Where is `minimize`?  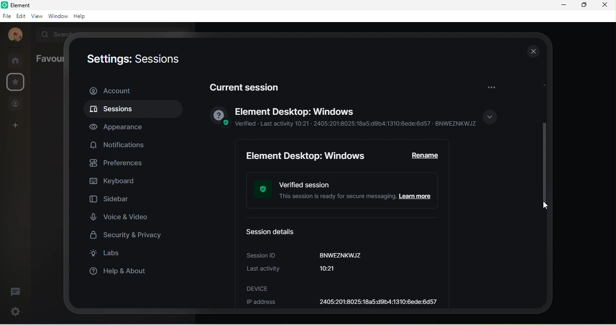
minimize is located at coordinates (564, 5).